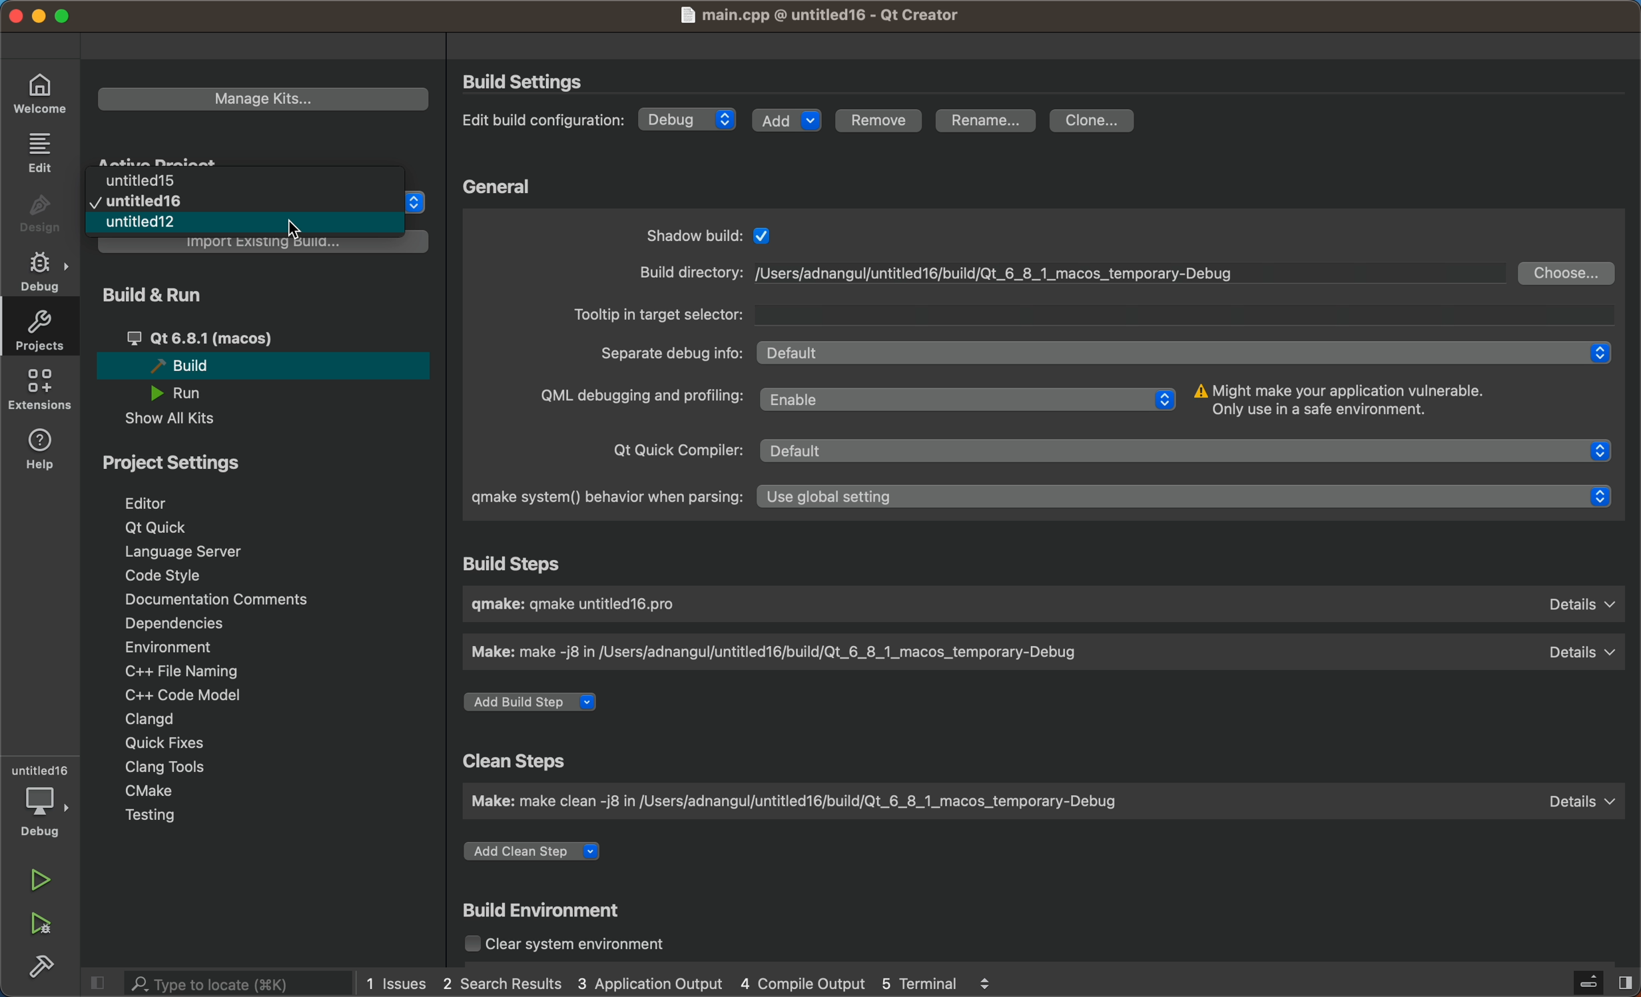 The image size is (1641, 997). I want to click on projects, so click(43, 328).